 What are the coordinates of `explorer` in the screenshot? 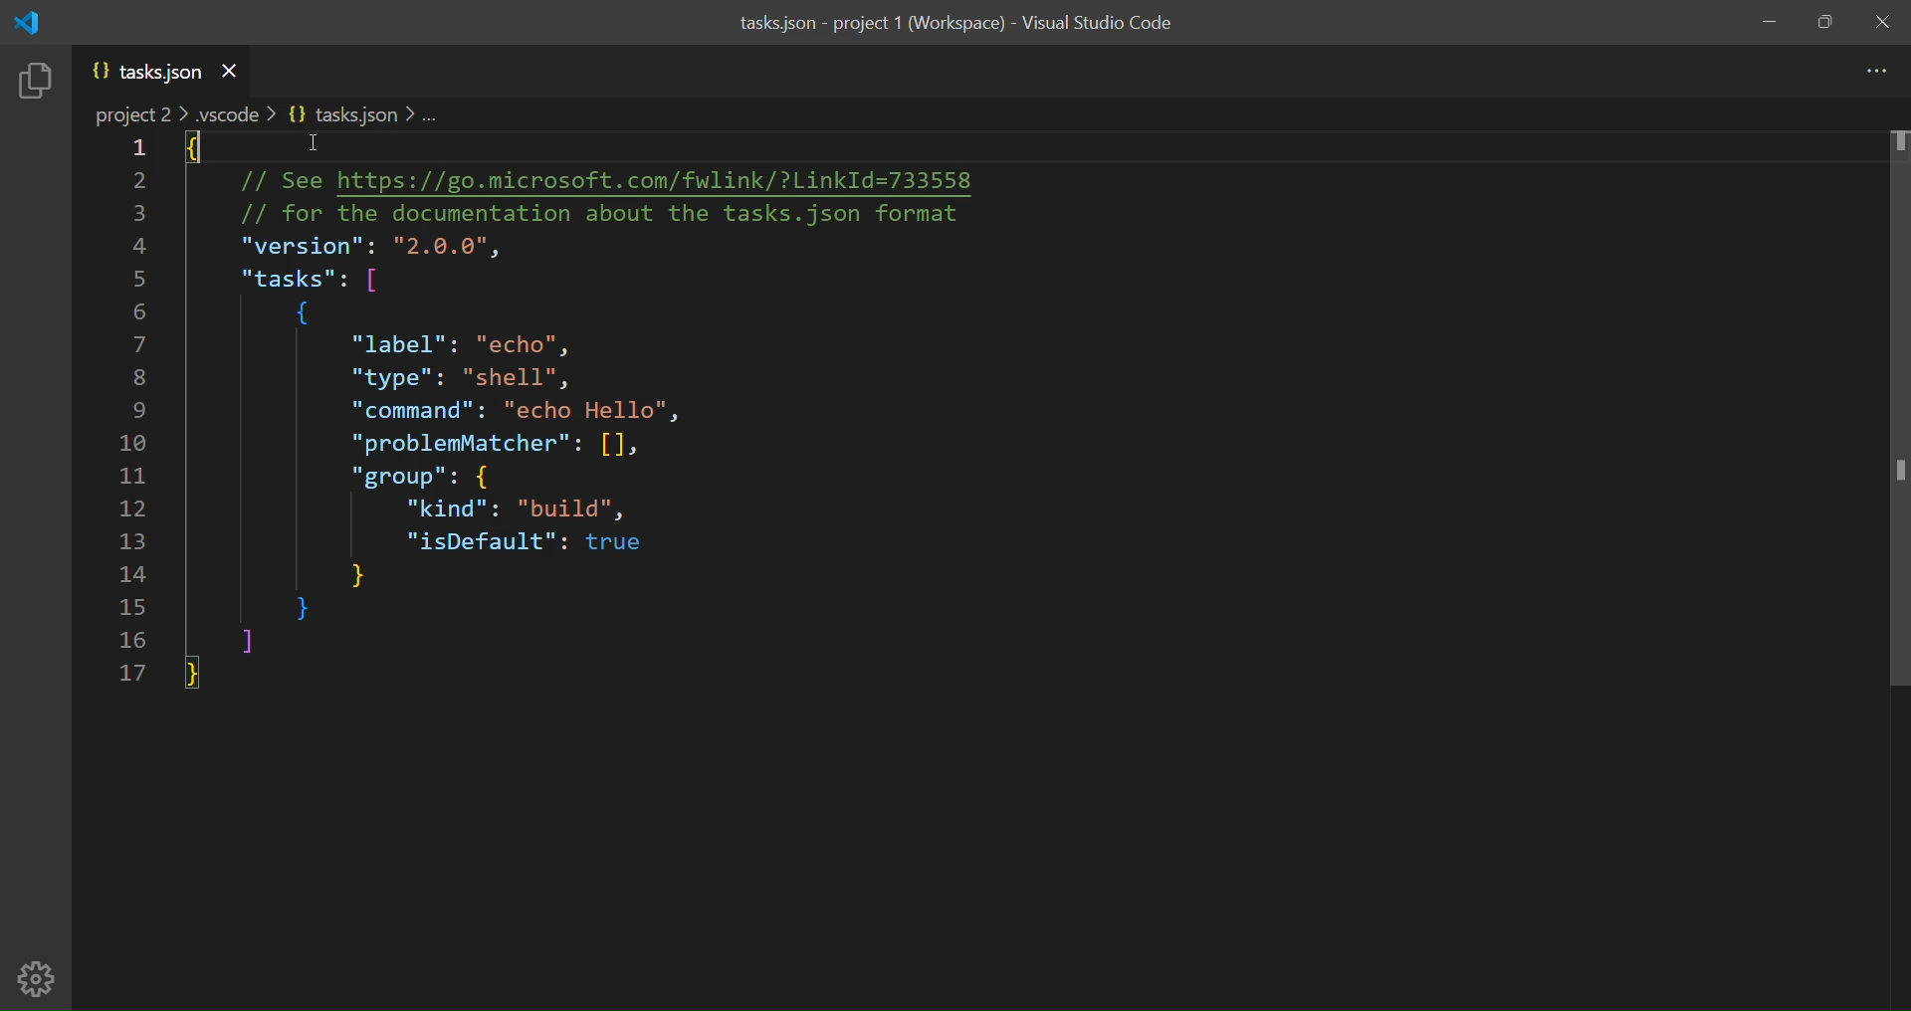 It's located at (41, 85).